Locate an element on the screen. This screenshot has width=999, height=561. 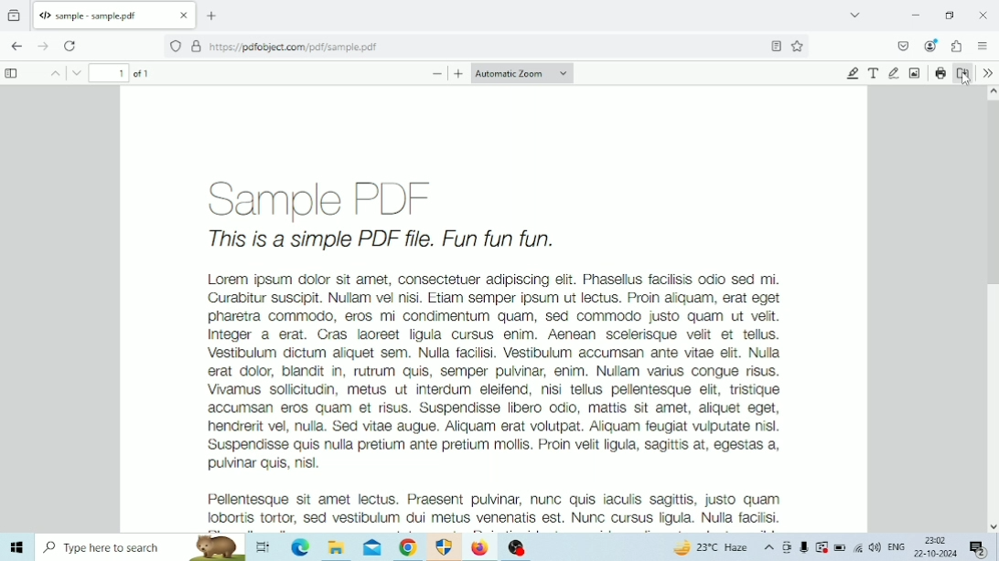
Meet Now is located at coordinates (787, 547).